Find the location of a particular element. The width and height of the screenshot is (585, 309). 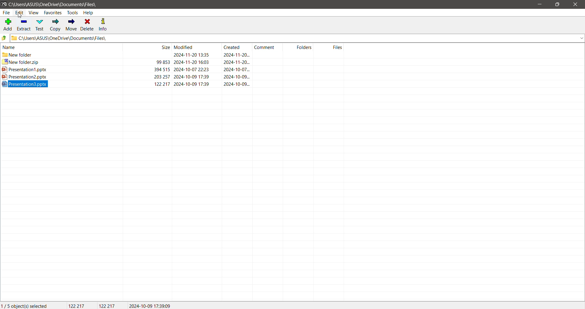

Info is located at coordinates (106, 25).